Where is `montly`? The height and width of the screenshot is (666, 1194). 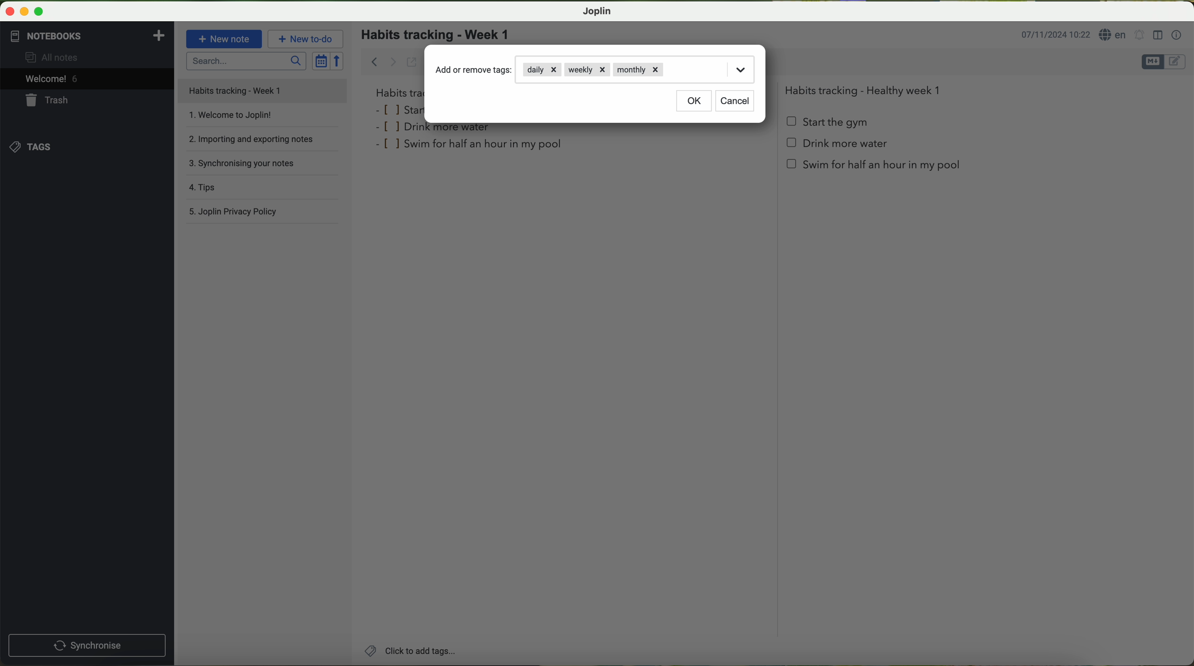 montly is located at coordinates (639, 71).